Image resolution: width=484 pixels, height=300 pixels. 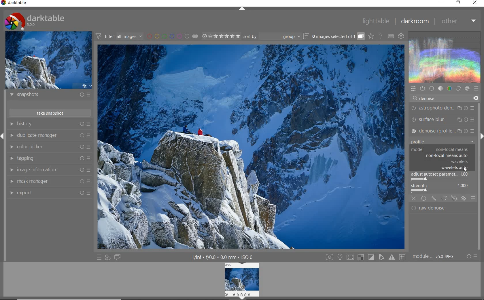 I want to click on take snapshot, so click(x=51, y=113).